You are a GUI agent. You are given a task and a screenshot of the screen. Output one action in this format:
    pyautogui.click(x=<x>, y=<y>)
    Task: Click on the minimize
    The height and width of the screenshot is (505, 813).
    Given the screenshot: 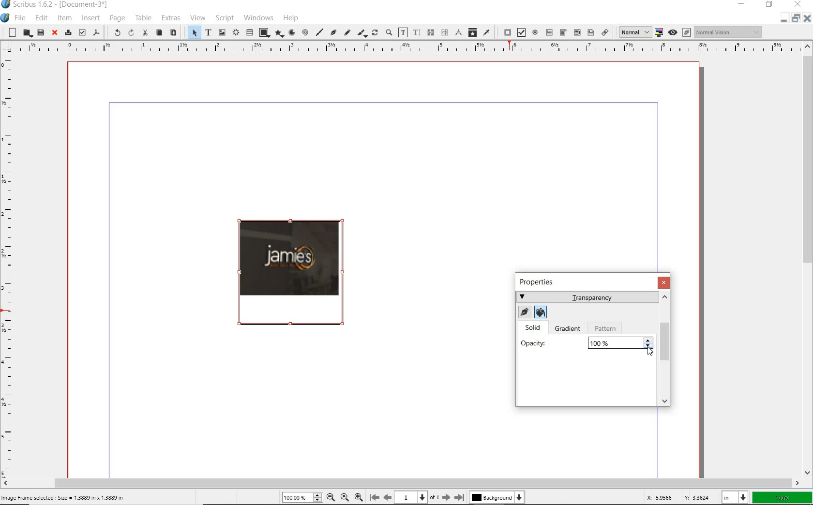 What is the action you would take?
    pyautogui.click(x=782, y=19)
    